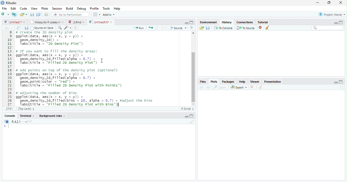 This screenshot has height=182, width=347. What do you see at coordinates (117, 9) in the screenshot?
I see `Help` at bounding box center [117, 9].